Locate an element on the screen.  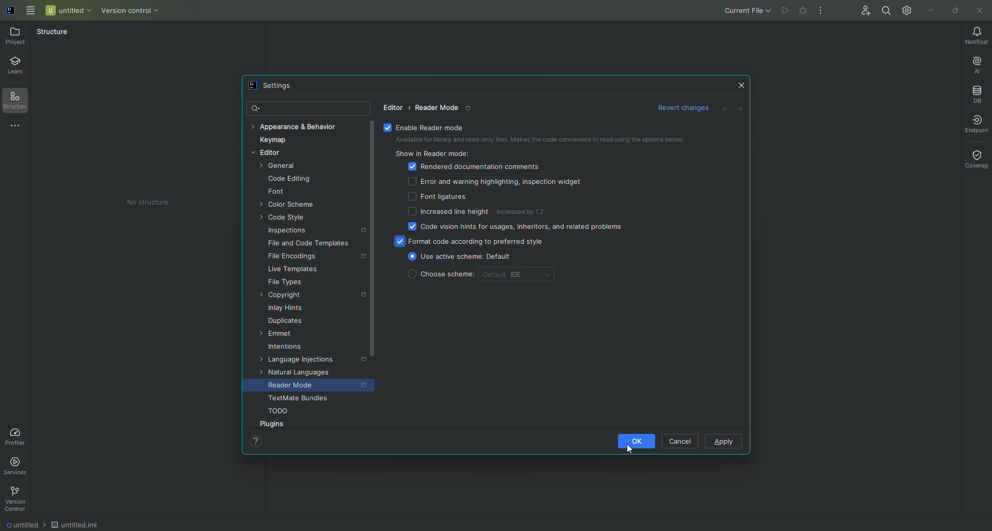
Minimize is located at coordinates (932, 11).